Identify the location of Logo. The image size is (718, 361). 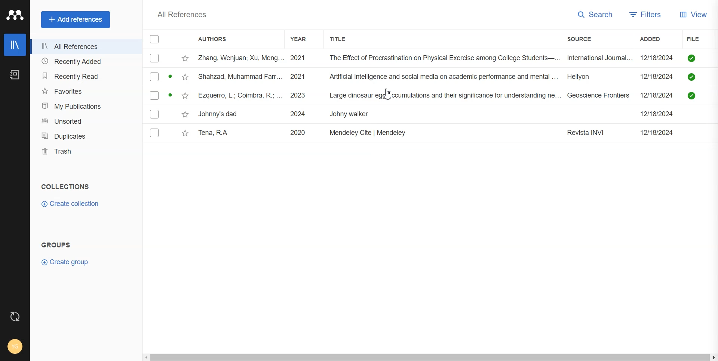
(15, 15).